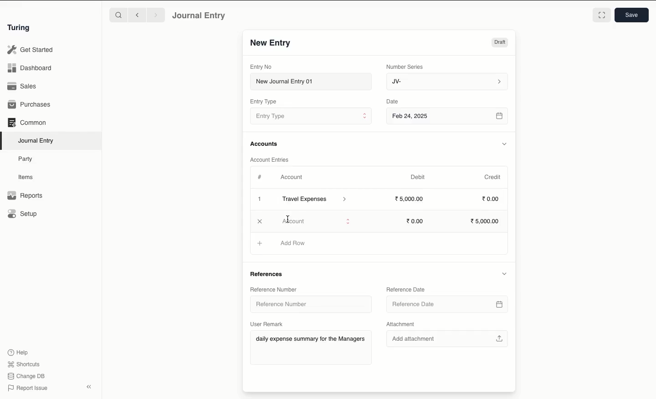  Describe the element at coordinates (487, 221) in the screenshot. I see `5,000.00` at that location.